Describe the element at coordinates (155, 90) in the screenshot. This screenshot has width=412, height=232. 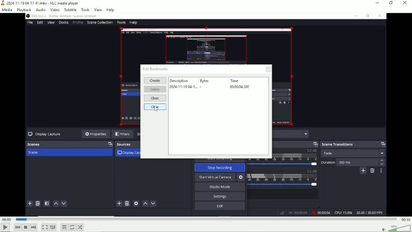
I see `Delete` at that location.